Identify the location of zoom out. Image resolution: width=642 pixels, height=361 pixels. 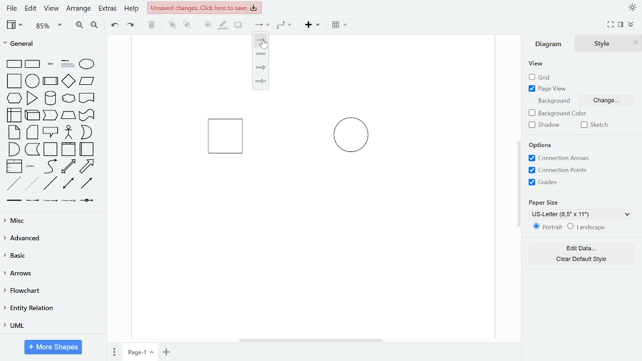
(94, 25).